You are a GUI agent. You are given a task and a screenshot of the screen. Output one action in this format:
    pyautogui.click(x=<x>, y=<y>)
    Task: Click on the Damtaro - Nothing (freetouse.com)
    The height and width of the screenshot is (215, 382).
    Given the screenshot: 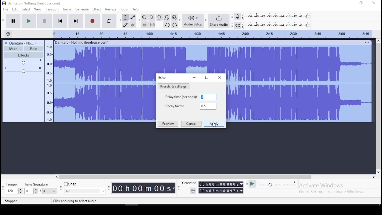 What is the action you would take?
    pyautogui.click(x=31, y=3)
    